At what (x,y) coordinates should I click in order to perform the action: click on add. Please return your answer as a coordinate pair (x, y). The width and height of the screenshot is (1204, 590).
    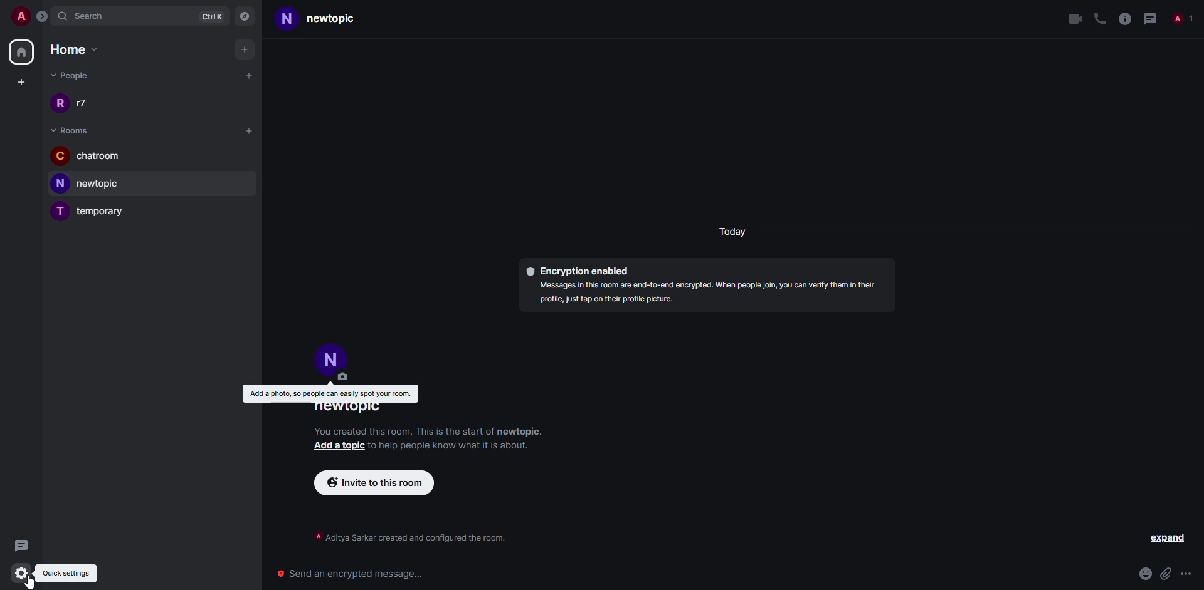
    Looking at the image, I should click on (250, 74).